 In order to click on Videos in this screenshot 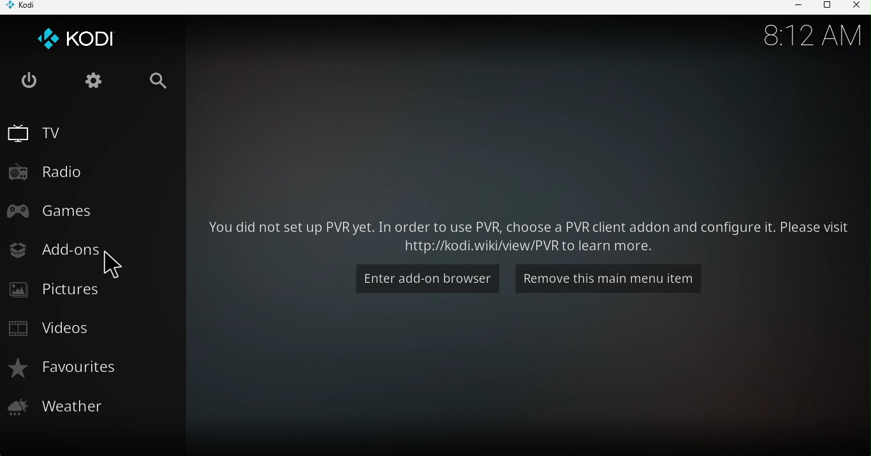, I will do `click(54, 327)`.